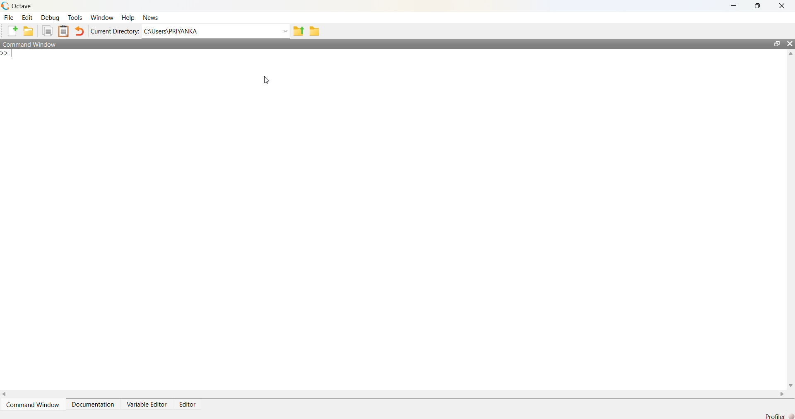 This screenshot has height=419, width=795. What do you see at coordinates (783, 393) in the screenshot?
I see `Right` at bounding box center [783, 393].